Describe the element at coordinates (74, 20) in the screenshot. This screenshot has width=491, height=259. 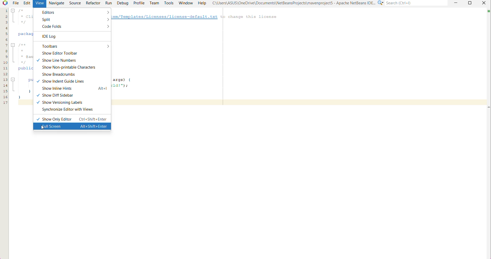
I see `Split` at that location.